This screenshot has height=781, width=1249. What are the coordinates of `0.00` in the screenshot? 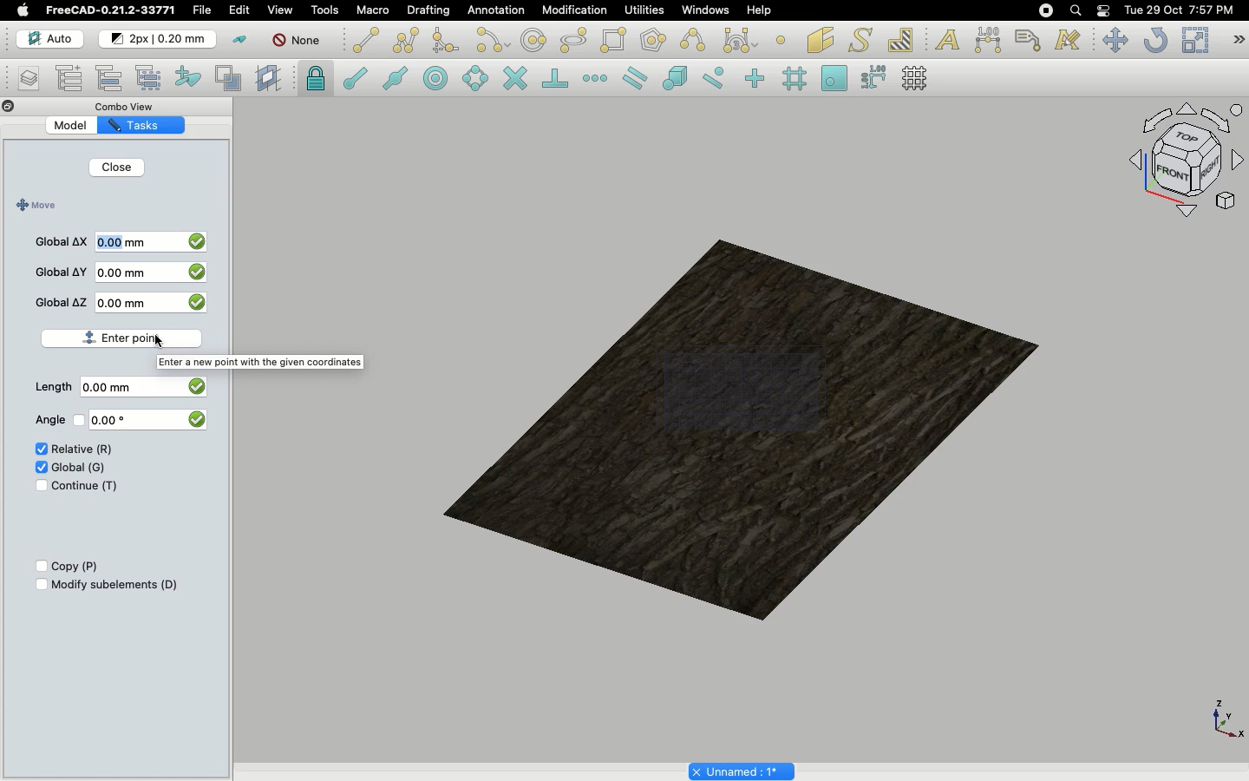 It's located at (147, 420).